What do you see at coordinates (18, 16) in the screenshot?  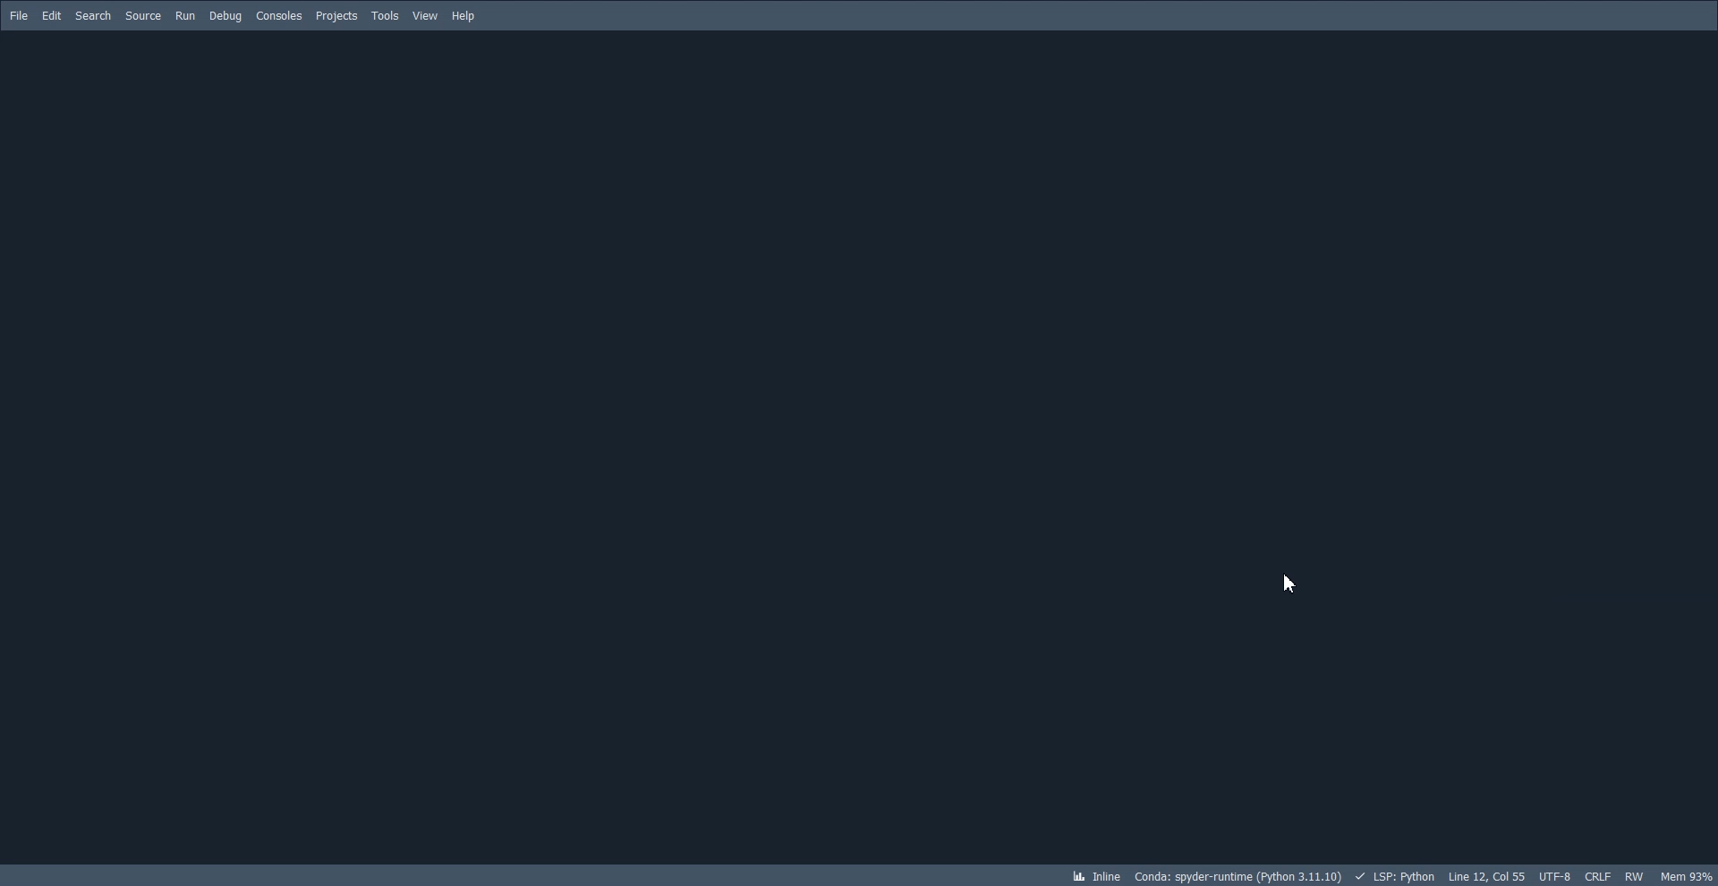 I see `File` at bounding box center [18, 16].